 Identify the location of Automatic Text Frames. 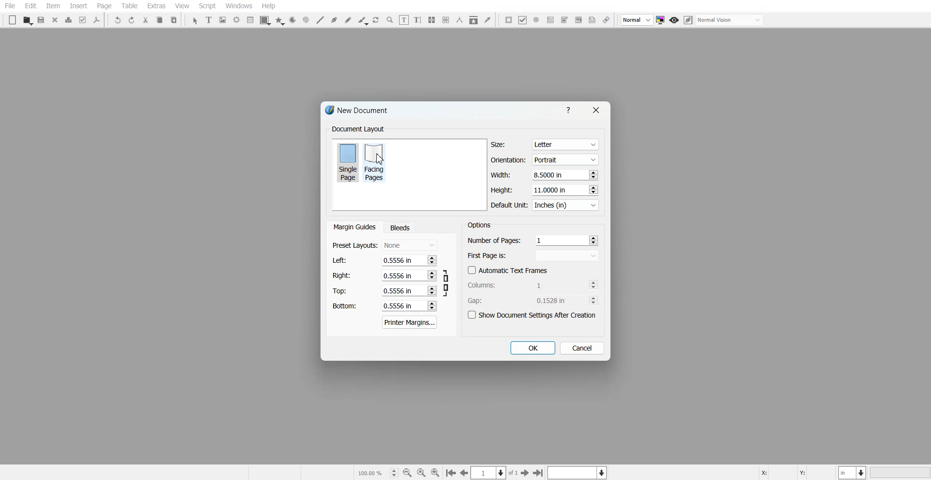
(508, 270).